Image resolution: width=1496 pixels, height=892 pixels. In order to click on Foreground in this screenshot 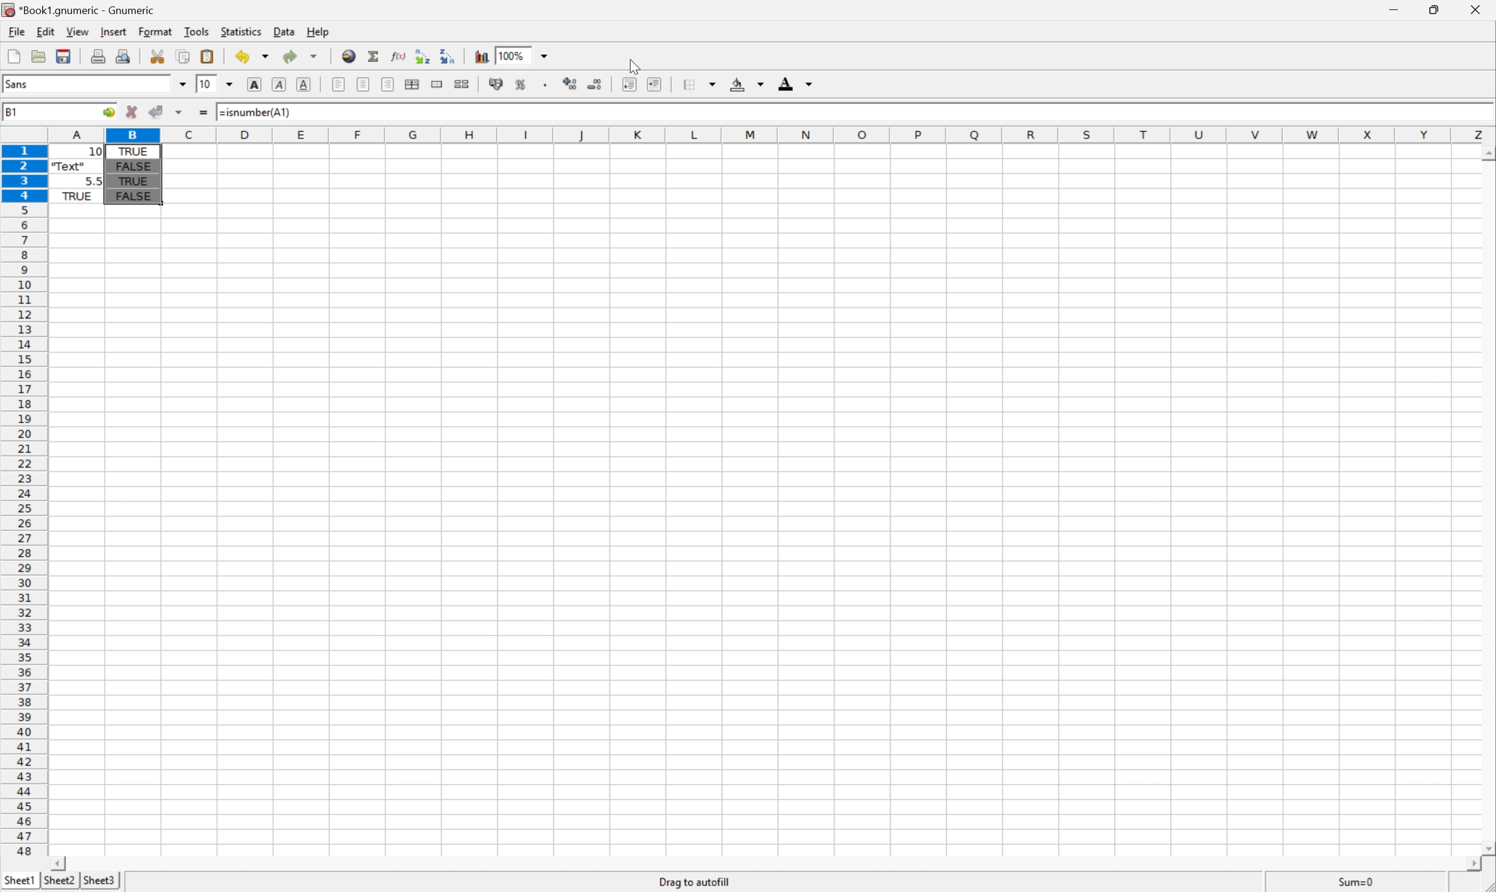, I will do `click(798, 82)`.